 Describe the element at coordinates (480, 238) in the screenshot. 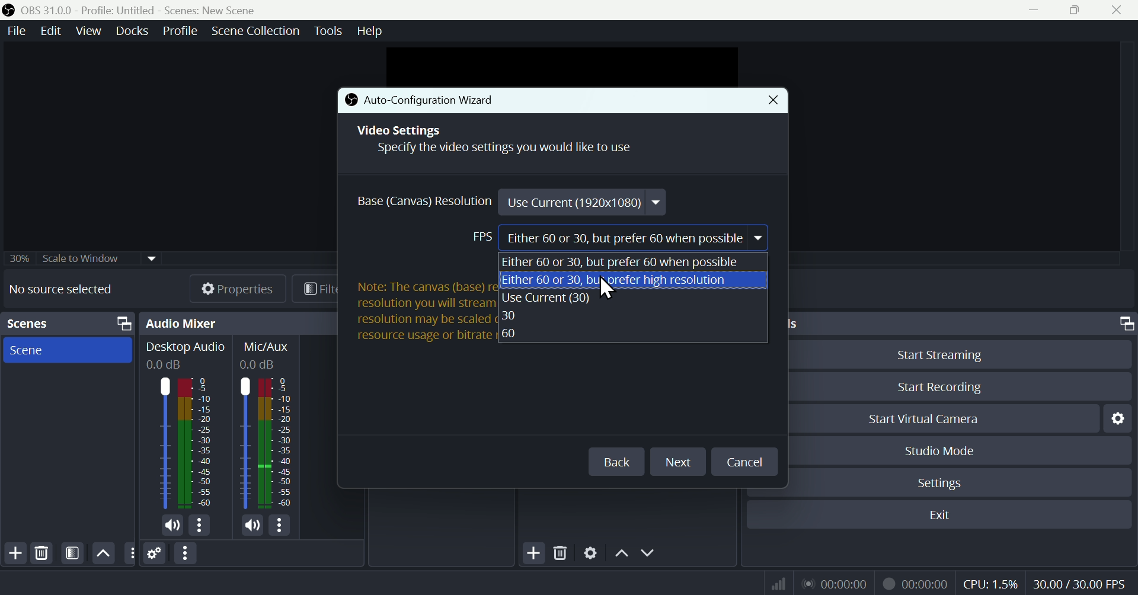

I see `FPS` at that location.